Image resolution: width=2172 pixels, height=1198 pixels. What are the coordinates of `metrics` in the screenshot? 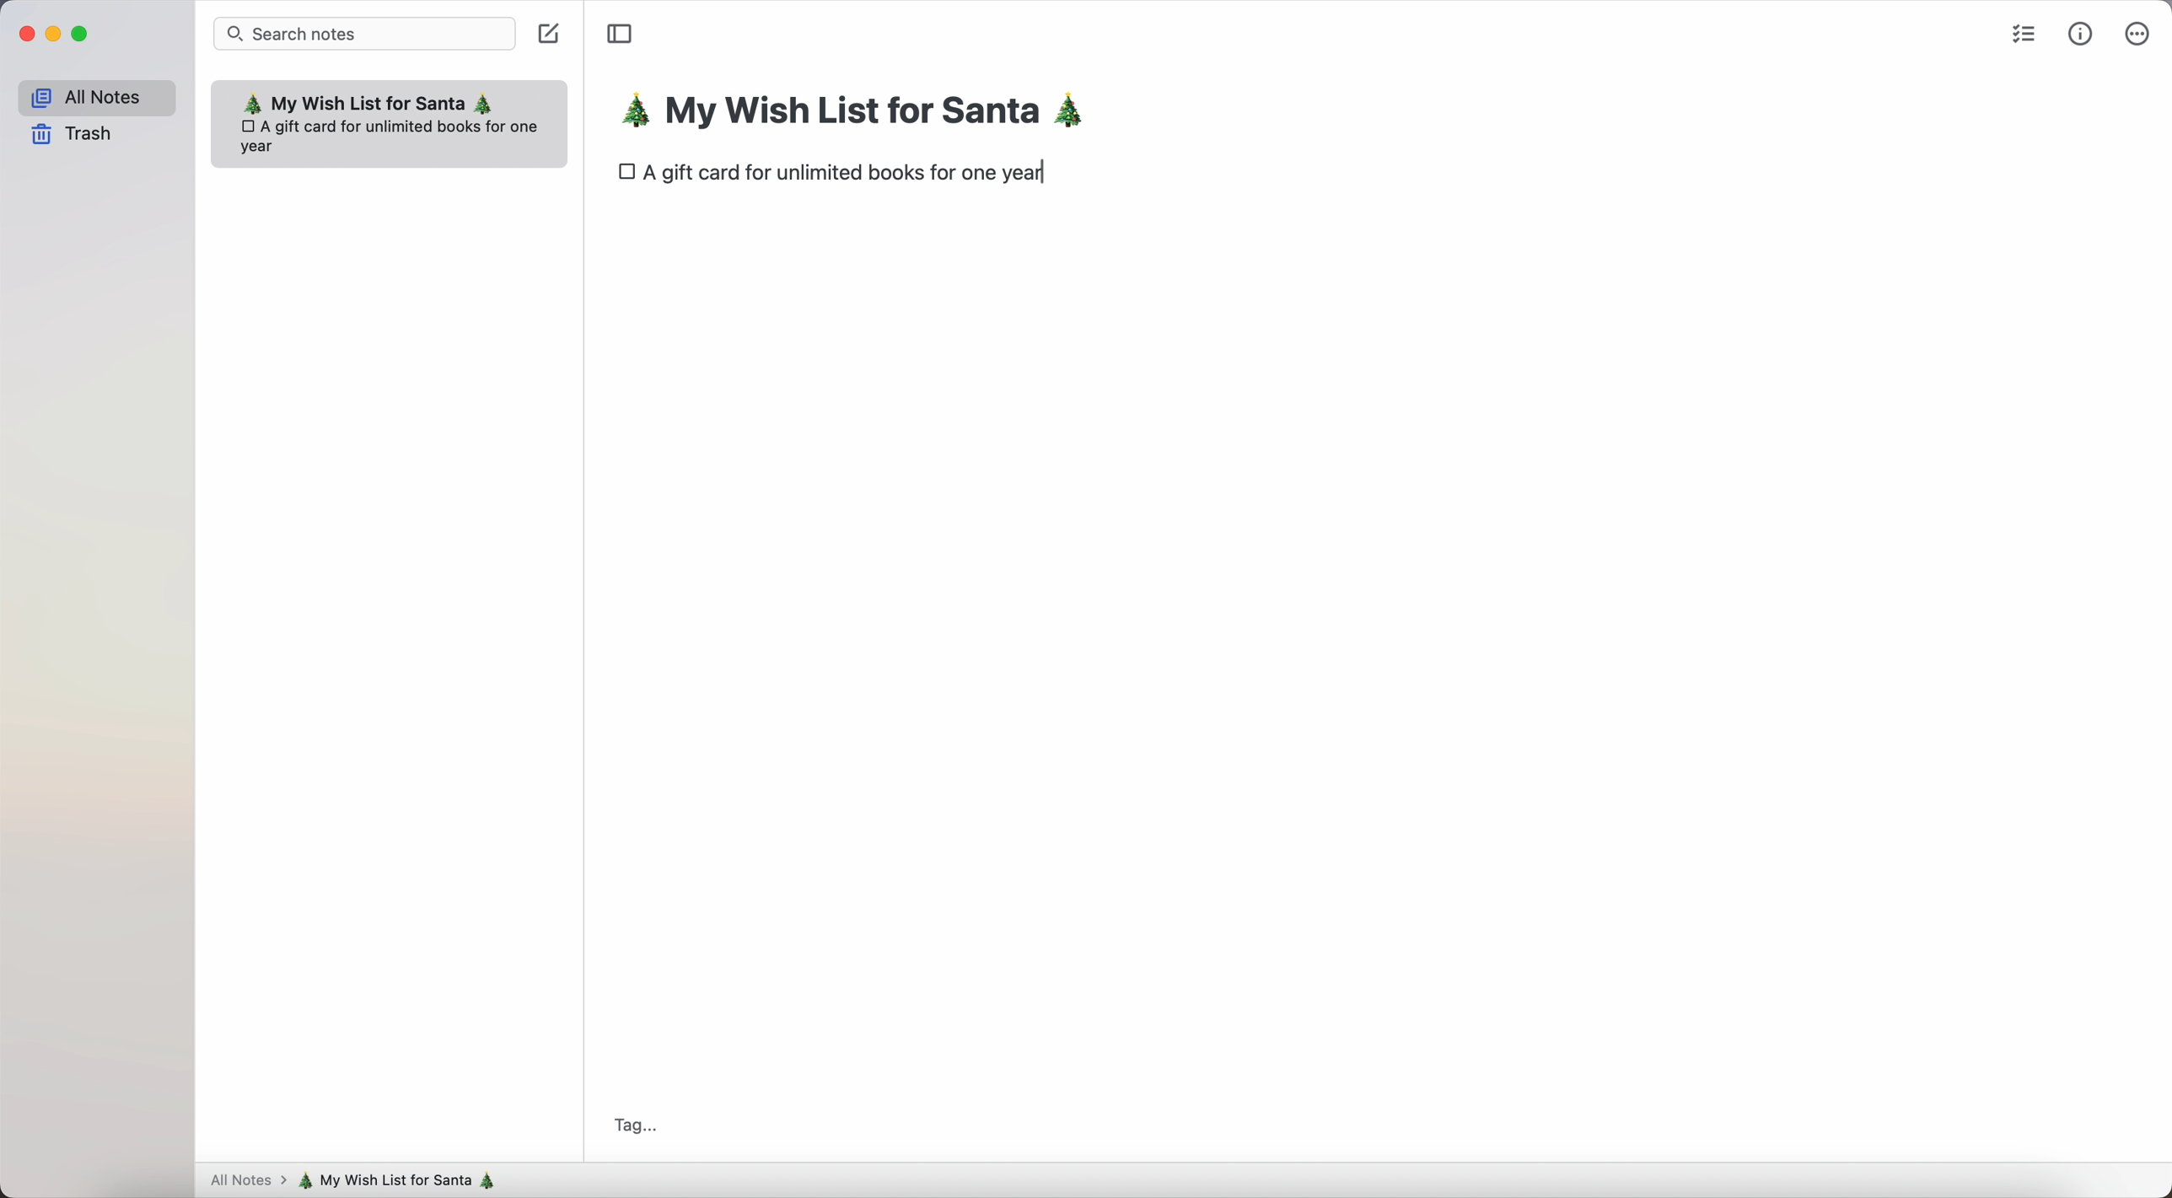 It's located at (2081, 33).